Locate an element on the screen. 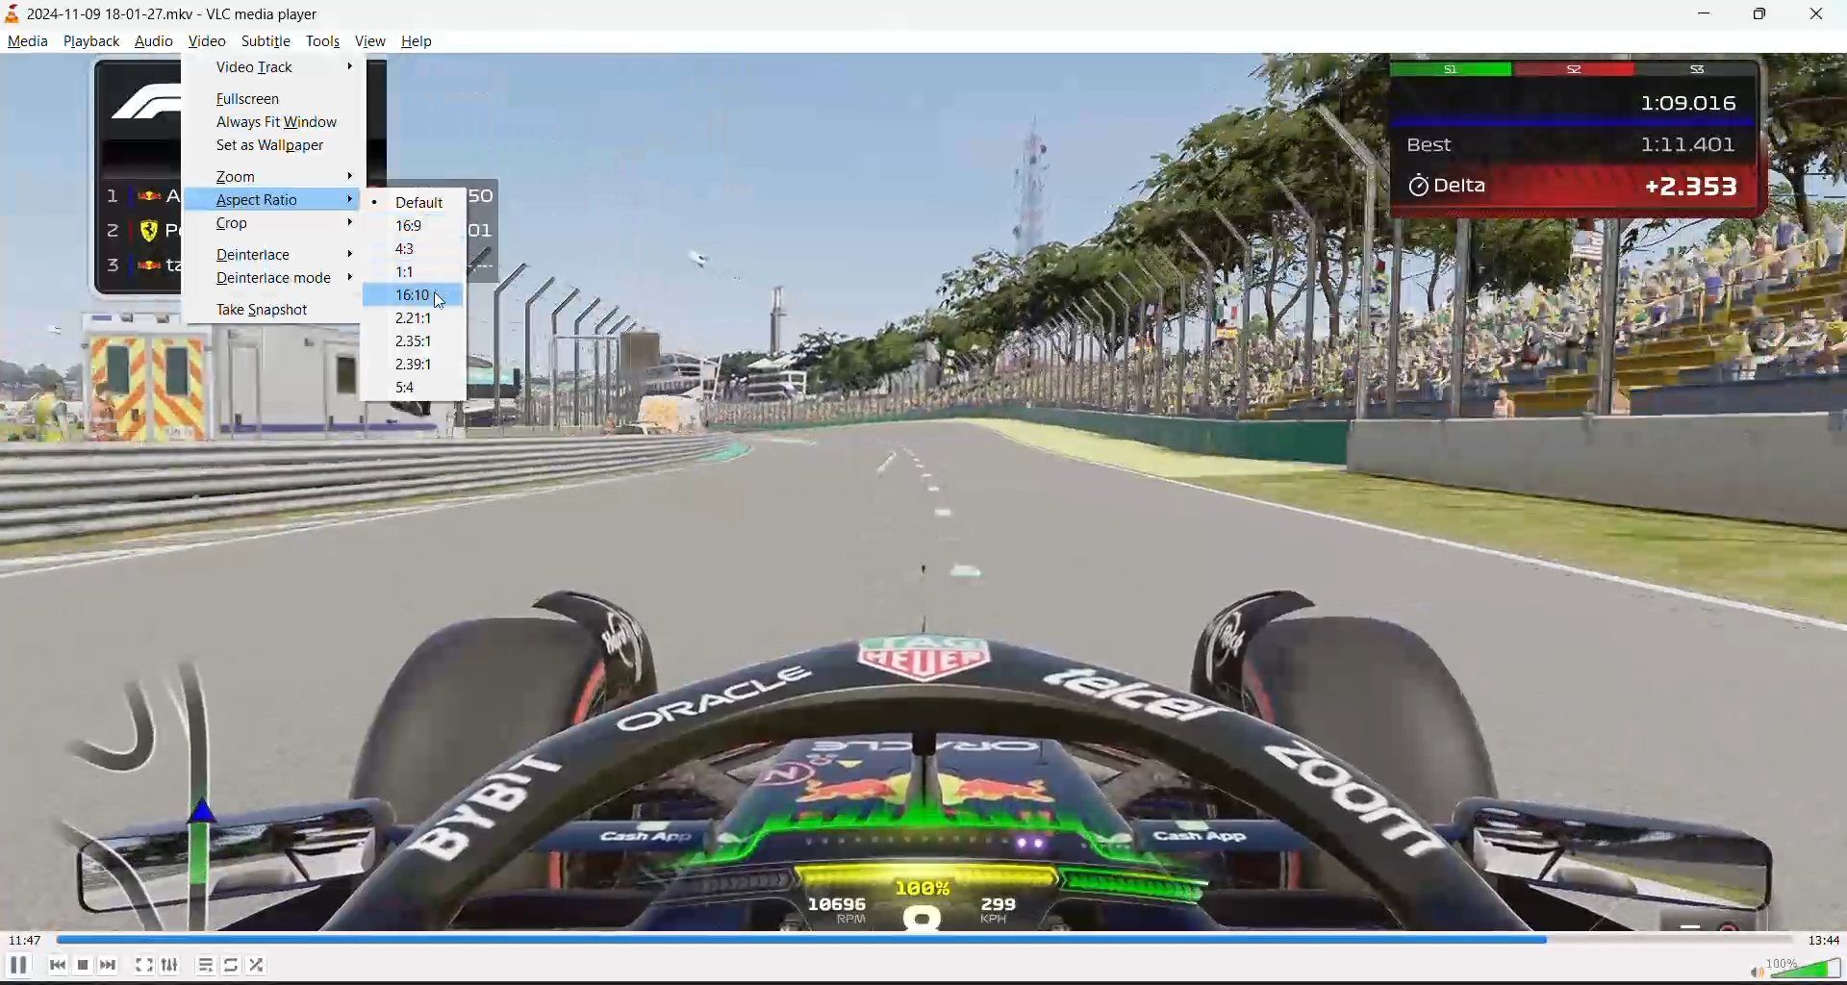 The height and width of the screenshot is (985, 1847). media is located at coordinates (27, 43).